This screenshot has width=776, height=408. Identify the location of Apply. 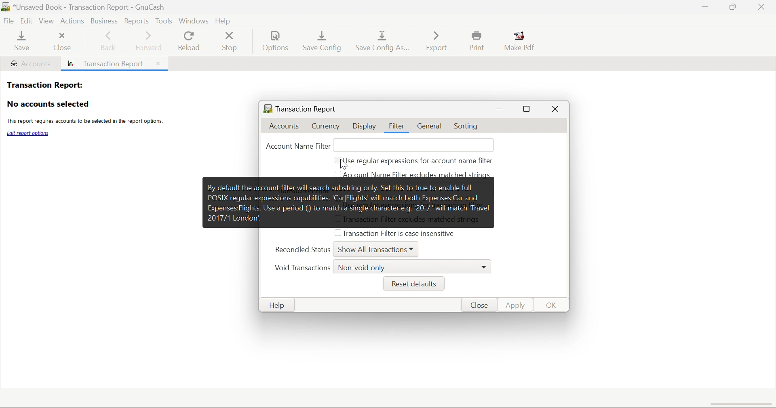
(517, 305).